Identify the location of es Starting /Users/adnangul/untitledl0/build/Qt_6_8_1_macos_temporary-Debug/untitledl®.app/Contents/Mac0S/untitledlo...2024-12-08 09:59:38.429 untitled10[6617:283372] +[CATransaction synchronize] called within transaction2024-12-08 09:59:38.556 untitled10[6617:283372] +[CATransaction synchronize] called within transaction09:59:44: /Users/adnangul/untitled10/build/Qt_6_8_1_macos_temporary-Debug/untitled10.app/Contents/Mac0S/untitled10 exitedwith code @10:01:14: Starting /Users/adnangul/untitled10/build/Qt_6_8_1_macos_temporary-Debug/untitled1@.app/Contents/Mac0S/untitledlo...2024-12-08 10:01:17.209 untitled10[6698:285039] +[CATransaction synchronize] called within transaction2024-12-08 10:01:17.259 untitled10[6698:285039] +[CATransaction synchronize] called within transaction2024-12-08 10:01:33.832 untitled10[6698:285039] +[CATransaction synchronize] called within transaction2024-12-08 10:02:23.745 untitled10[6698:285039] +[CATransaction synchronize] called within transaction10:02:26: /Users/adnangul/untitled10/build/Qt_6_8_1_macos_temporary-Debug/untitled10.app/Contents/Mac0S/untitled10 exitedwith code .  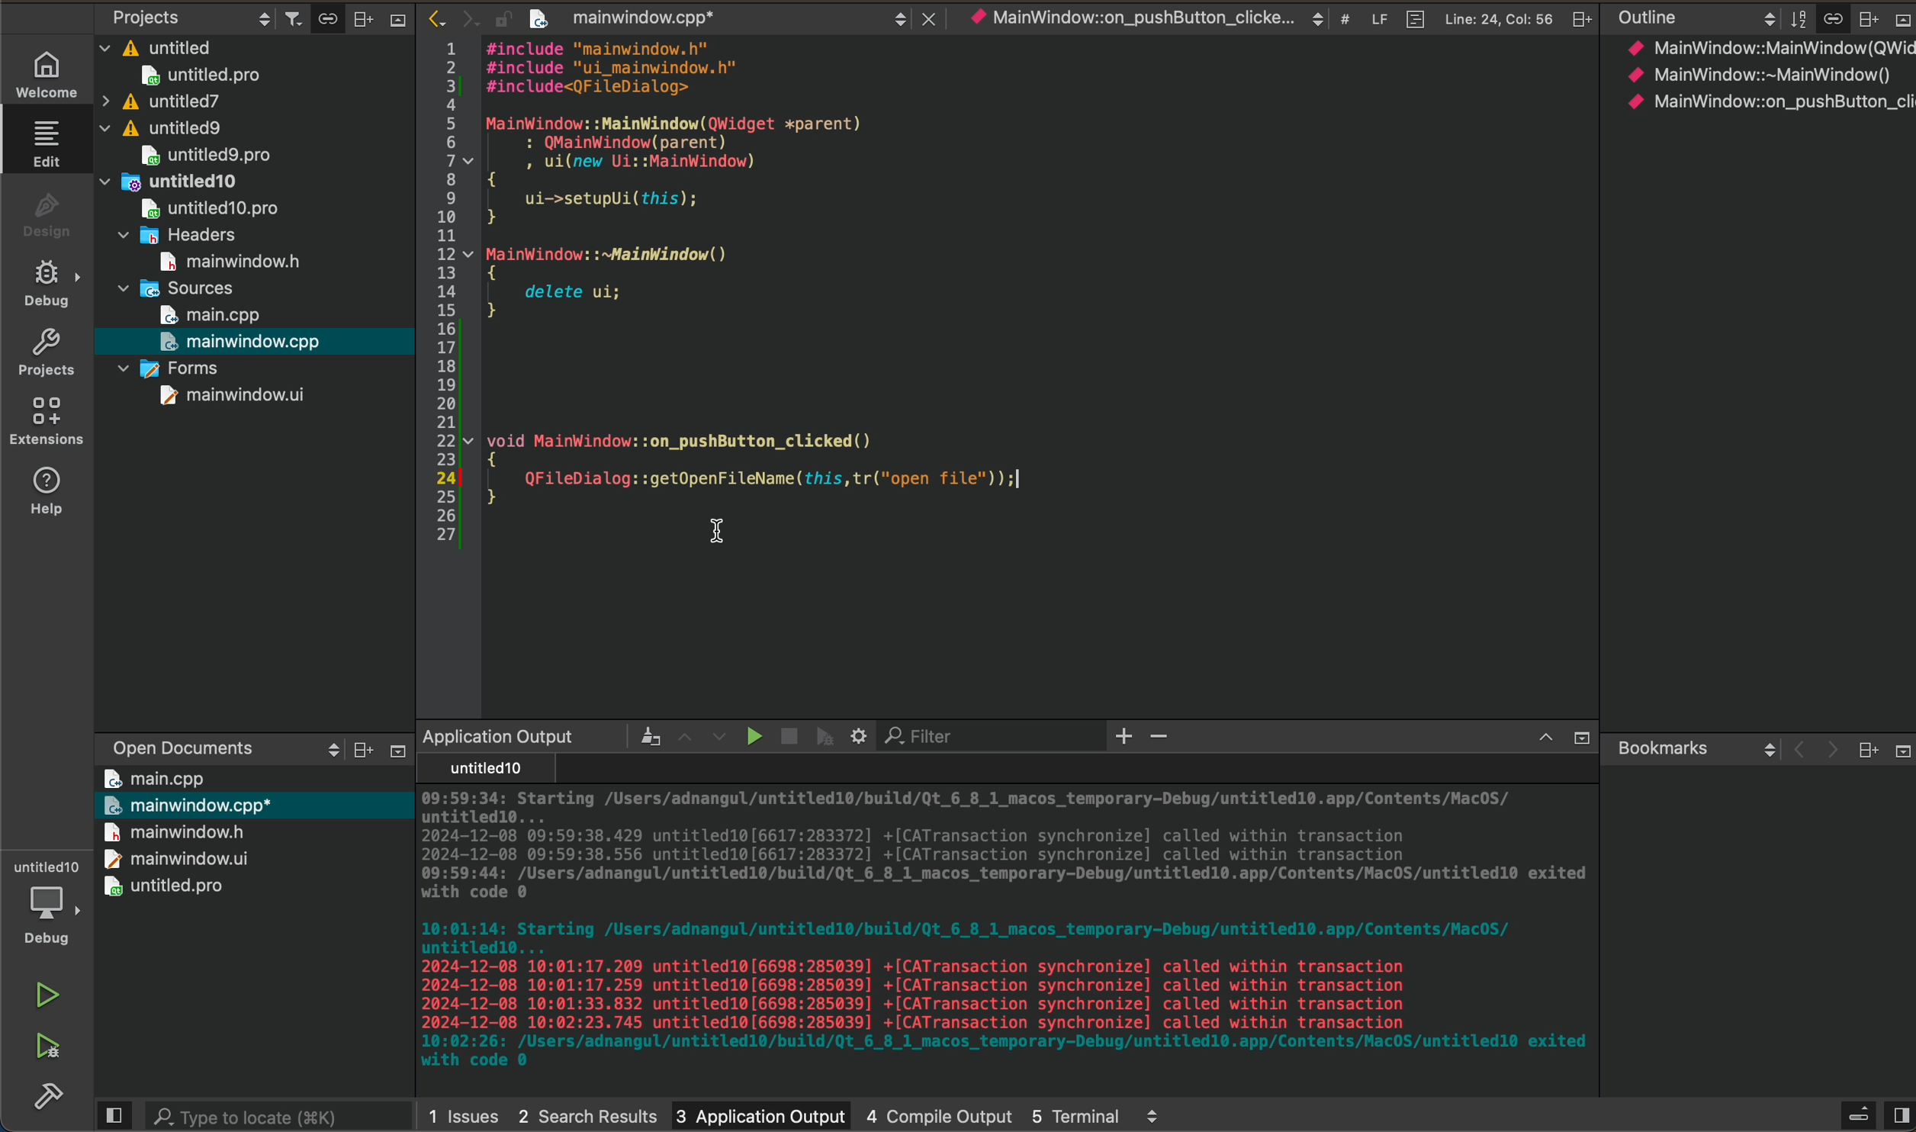
(997, 934).